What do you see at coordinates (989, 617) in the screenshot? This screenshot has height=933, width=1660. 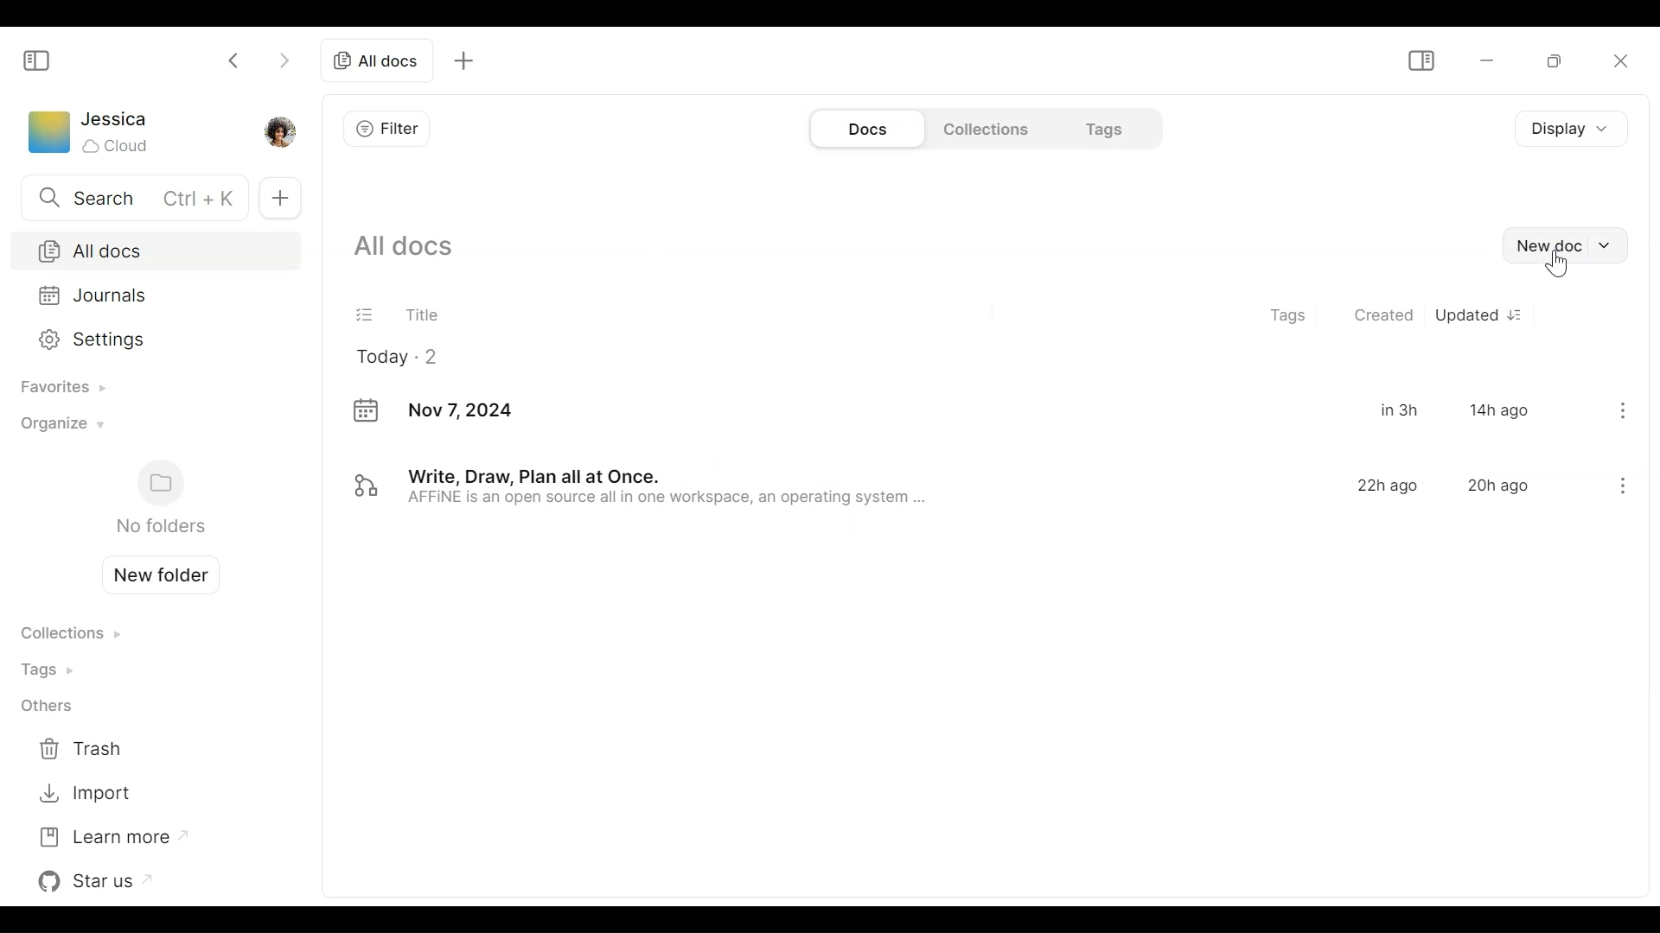 I see `Documents in the thumbnail` at bounding box center [989, 617].